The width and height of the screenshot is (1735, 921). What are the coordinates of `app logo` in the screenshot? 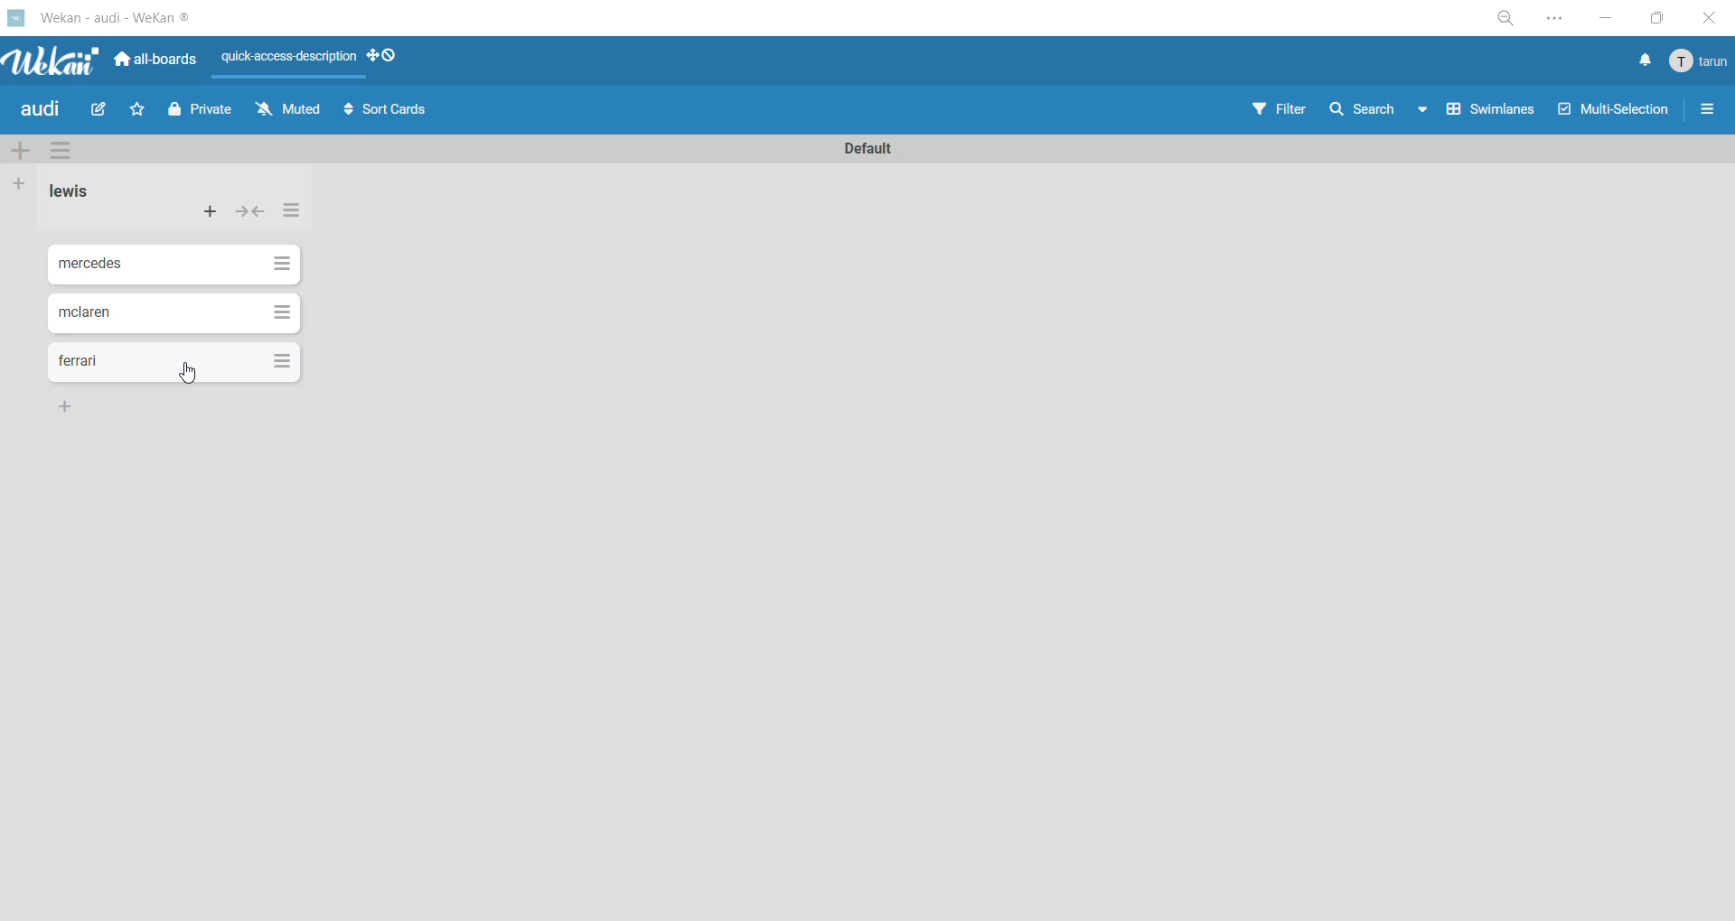 It's located at (50, 57).